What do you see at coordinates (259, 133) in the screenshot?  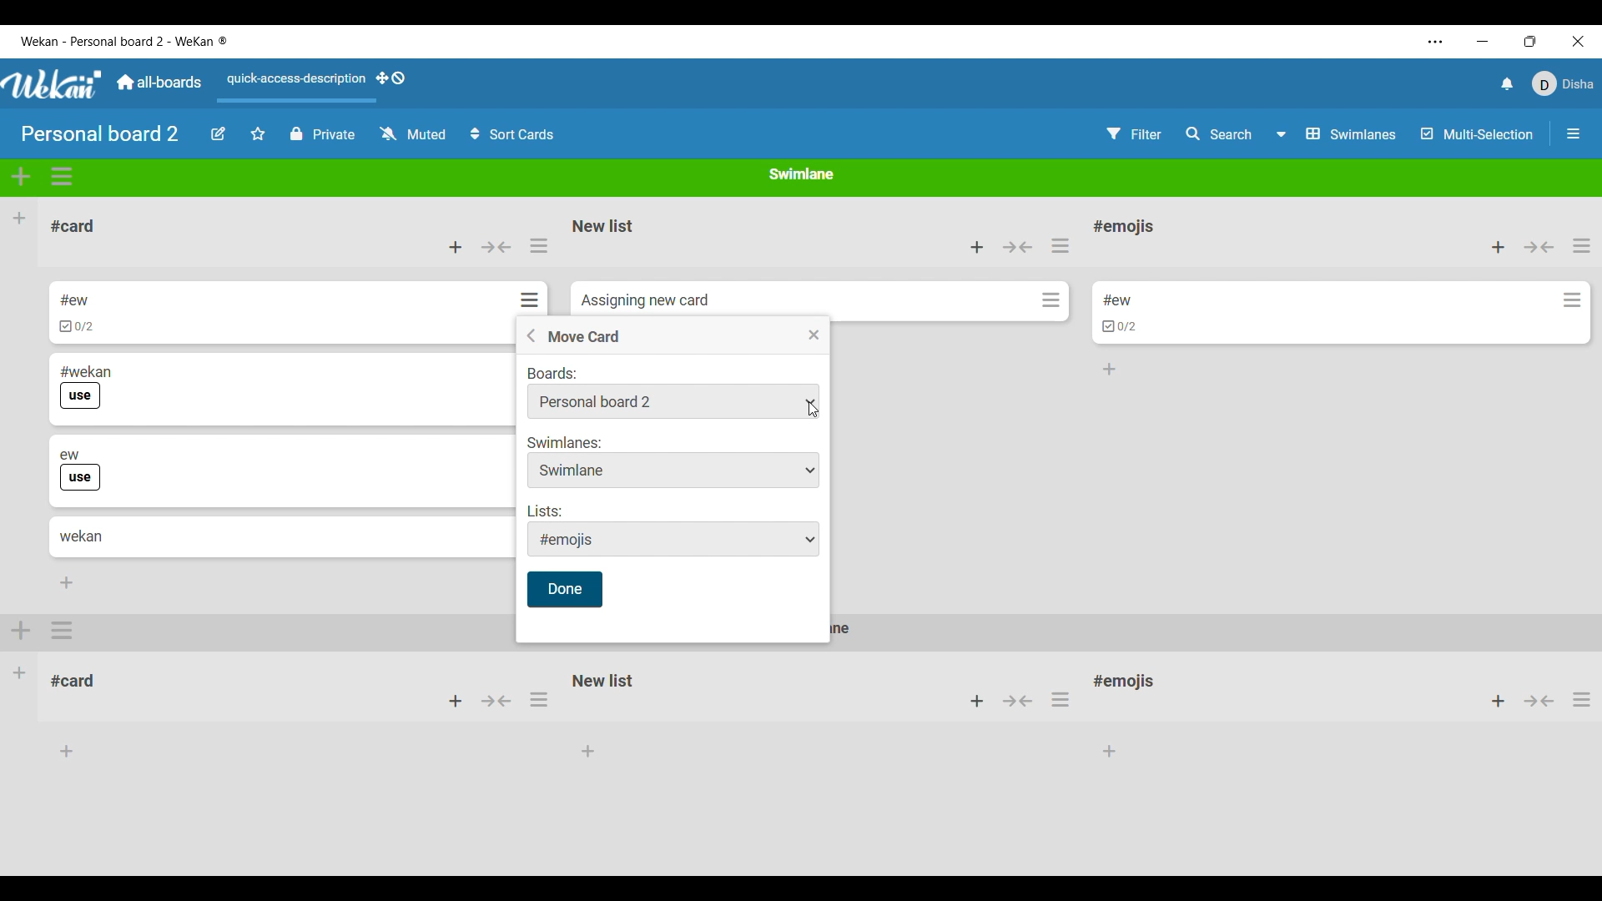 I see `Star board` at bounding box center [259, 133].